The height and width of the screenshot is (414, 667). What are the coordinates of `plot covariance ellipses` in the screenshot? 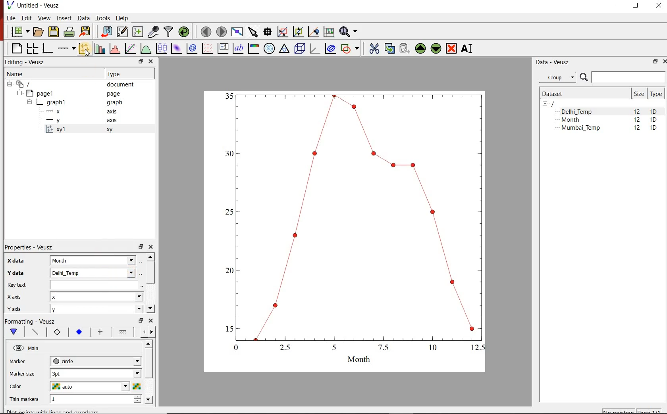 It's located at (330, 48).